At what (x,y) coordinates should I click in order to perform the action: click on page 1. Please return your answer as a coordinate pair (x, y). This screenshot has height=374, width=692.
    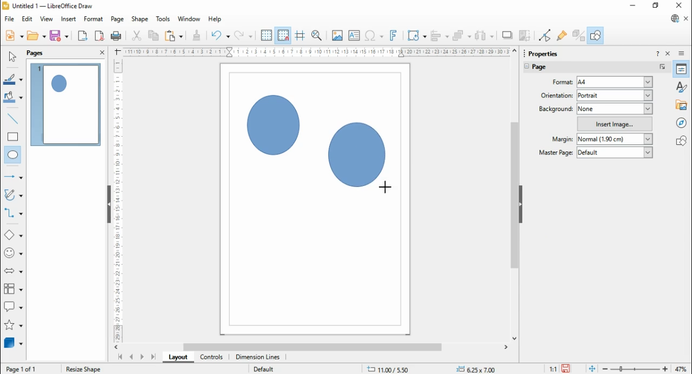
    Looking at the image, I should click on (66, 104).